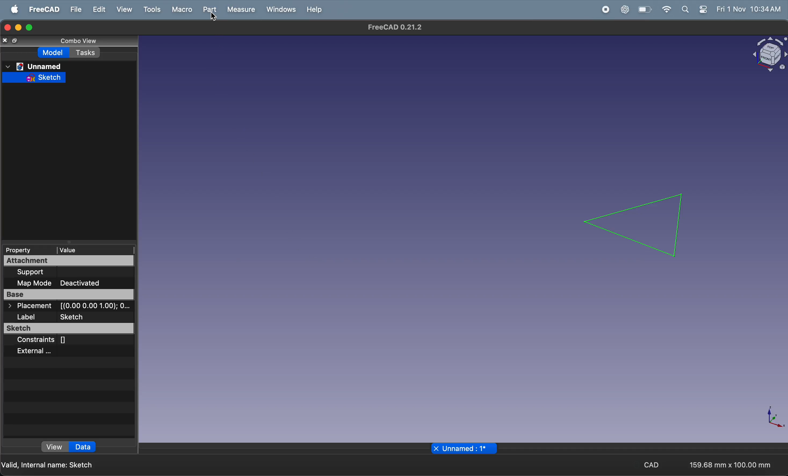  What do you see at coordinates (606, 9) in the screenshot?
I see `record` at bounding box center [606, 9].